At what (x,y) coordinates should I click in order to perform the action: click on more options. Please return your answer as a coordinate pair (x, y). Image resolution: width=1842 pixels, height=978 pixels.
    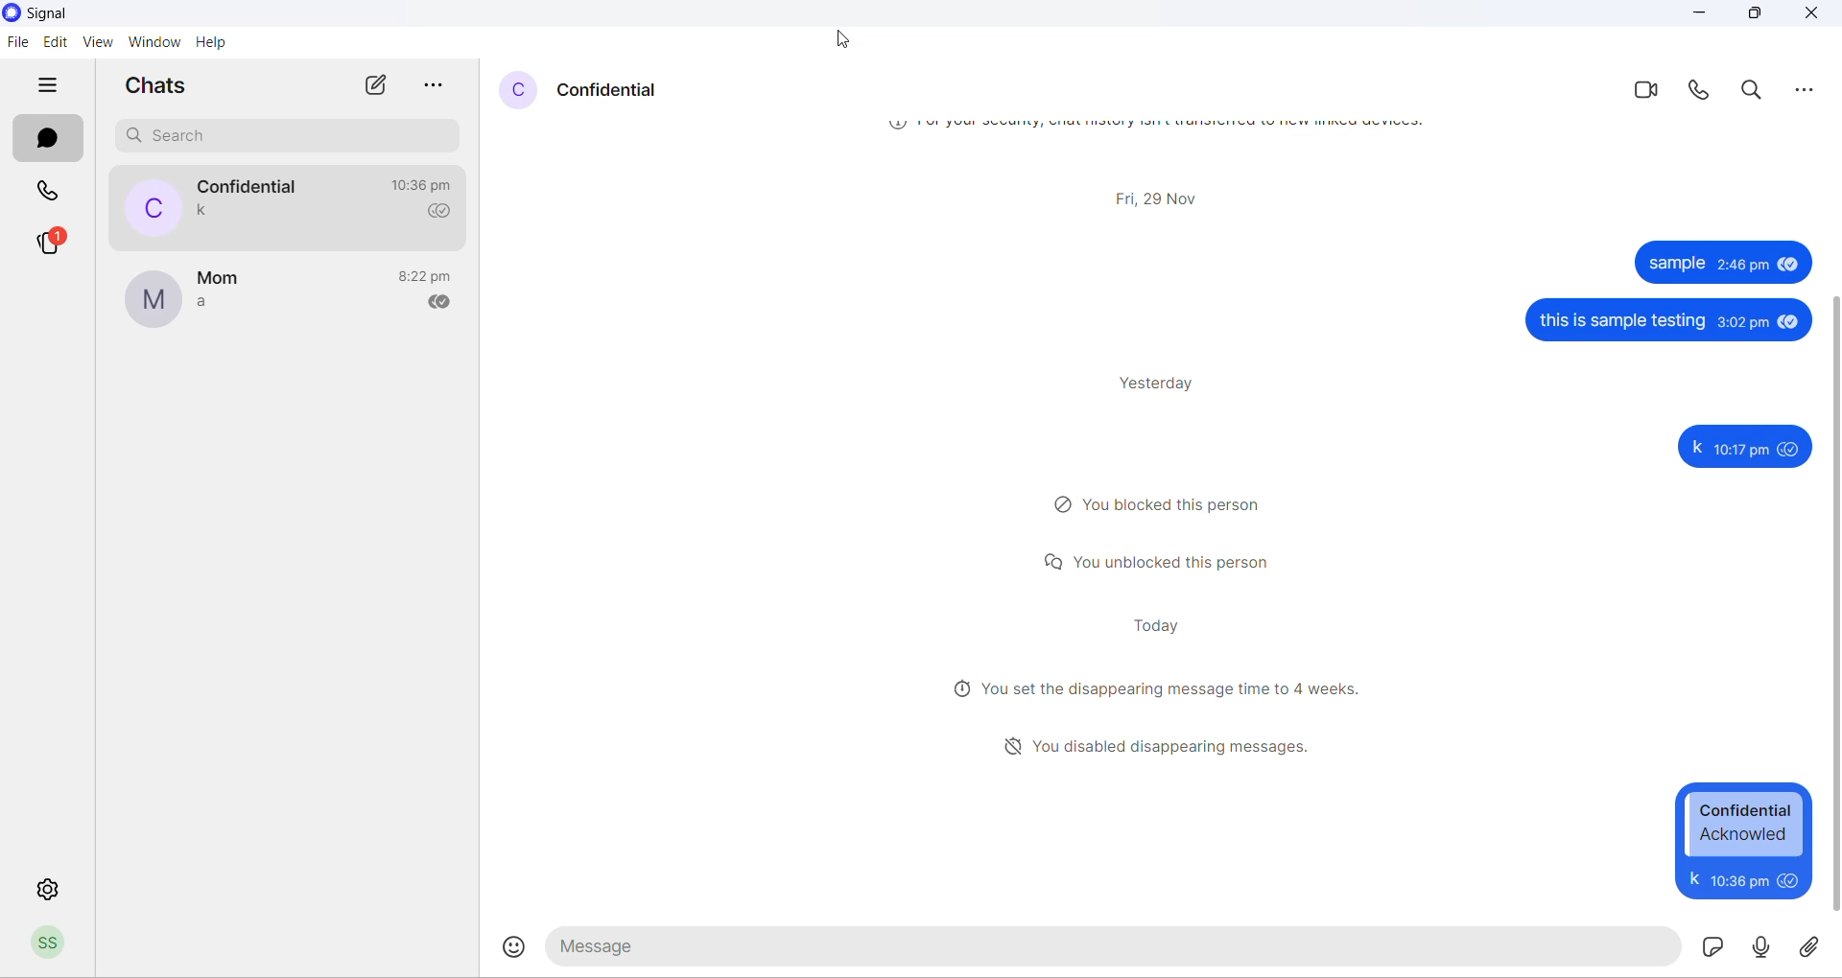
    Looking at the image, I should click on (433, 84).